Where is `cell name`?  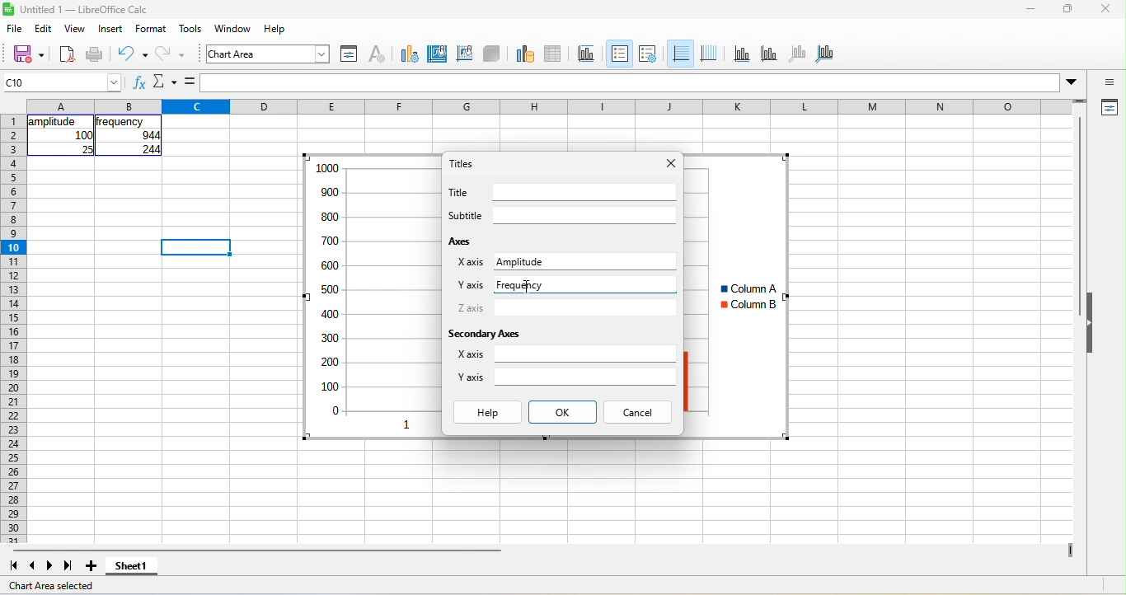
cell name is located at coordinates (61, 82).